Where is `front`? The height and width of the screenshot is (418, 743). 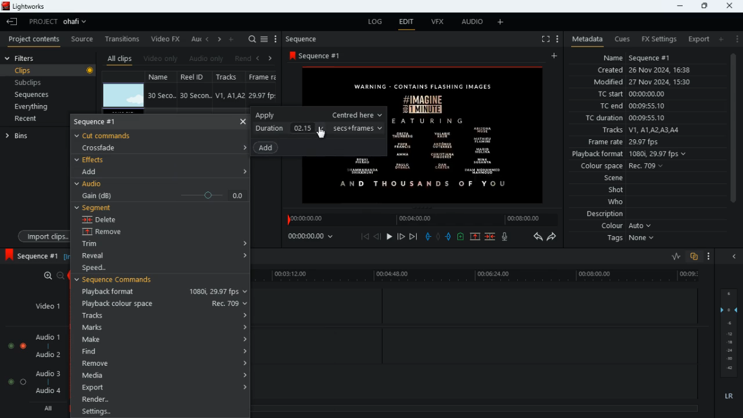 front is located at coordinates (402, 236).